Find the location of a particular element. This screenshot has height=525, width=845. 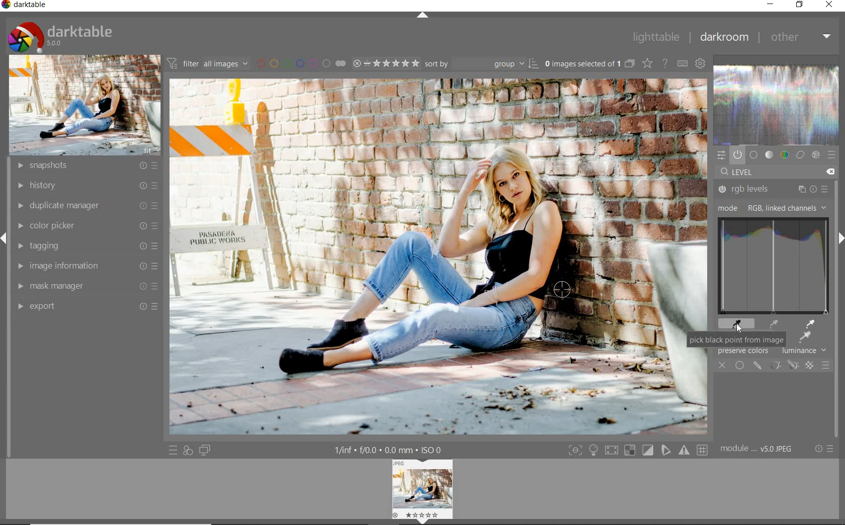

color picker is located at coordinates (86, 226).